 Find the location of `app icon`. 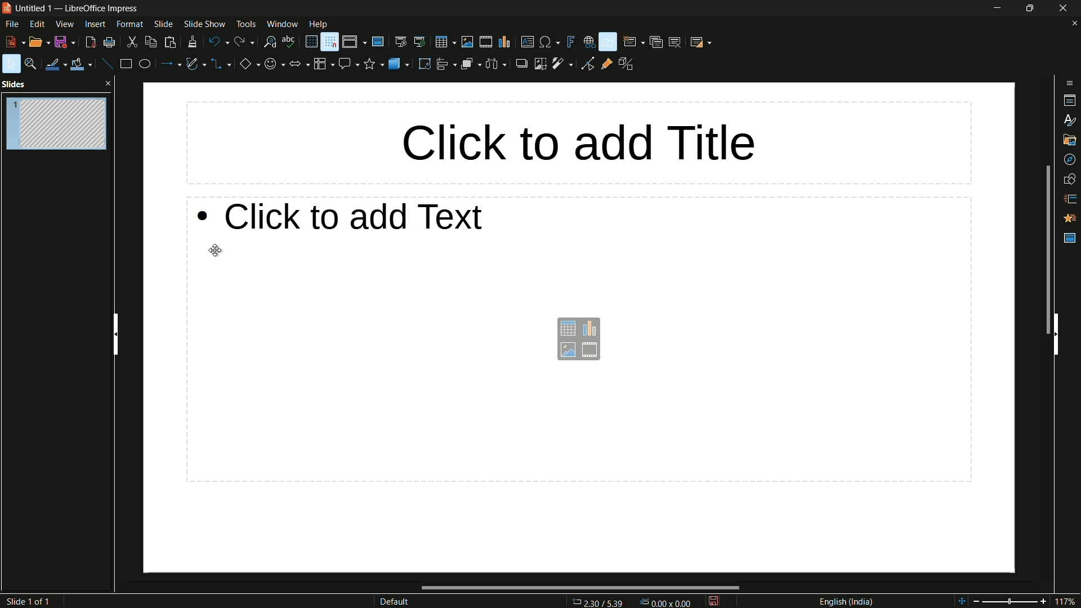

app icon is located at coordinates (7, 8).